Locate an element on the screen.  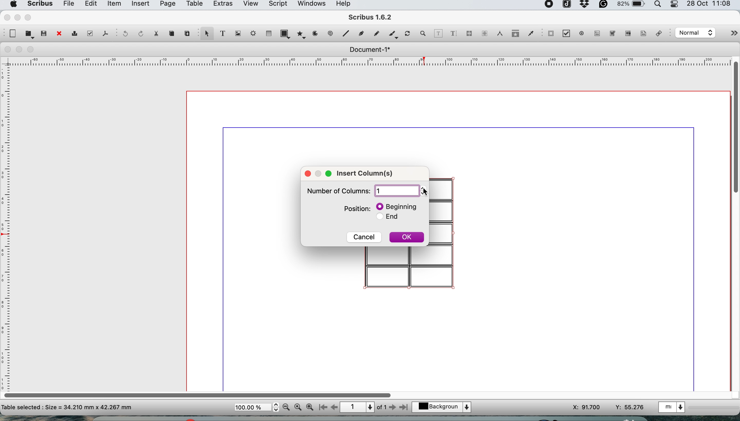
page is located at coordinates (167, 5).